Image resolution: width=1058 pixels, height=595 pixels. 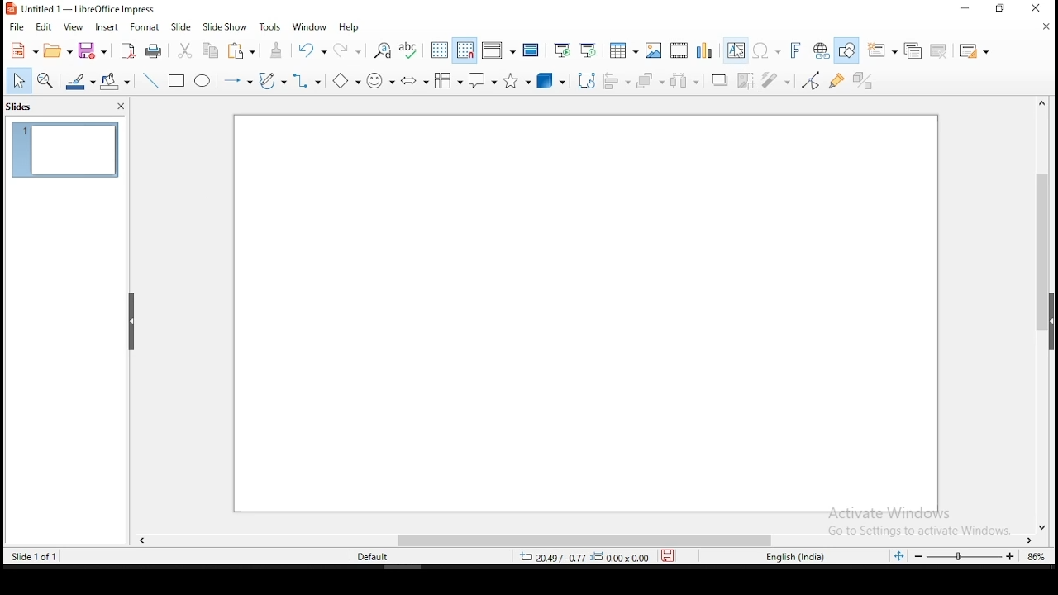 What do you see at coordinates (348, 82) in the screenshot?
I see `basic shapes` at bounding box center [348, 82].